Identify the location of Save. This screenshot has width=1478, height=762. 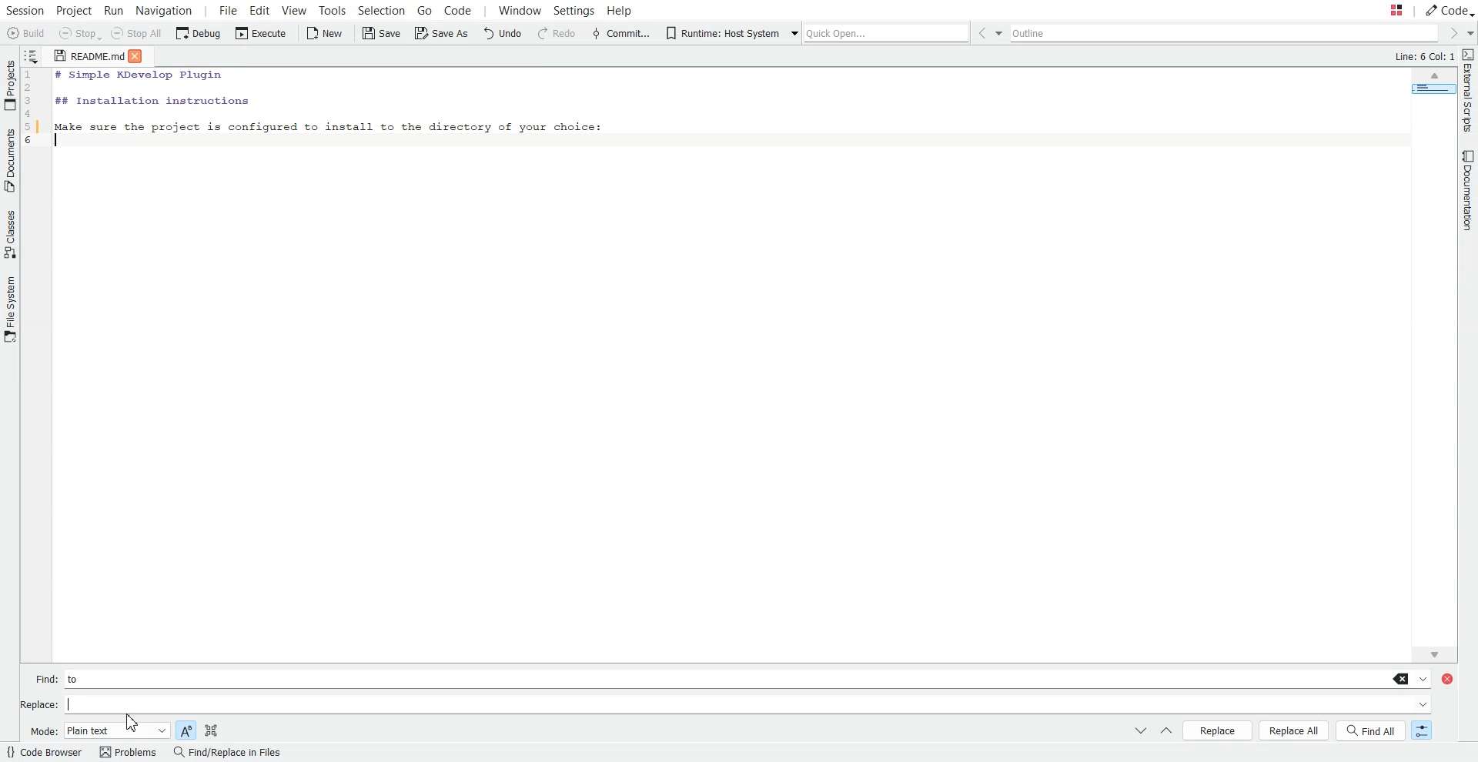
(380, 33).